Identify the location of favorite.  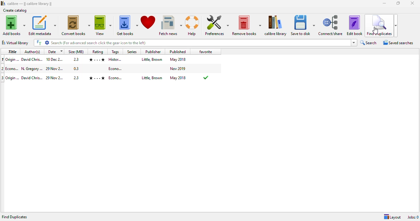
(207, 51).